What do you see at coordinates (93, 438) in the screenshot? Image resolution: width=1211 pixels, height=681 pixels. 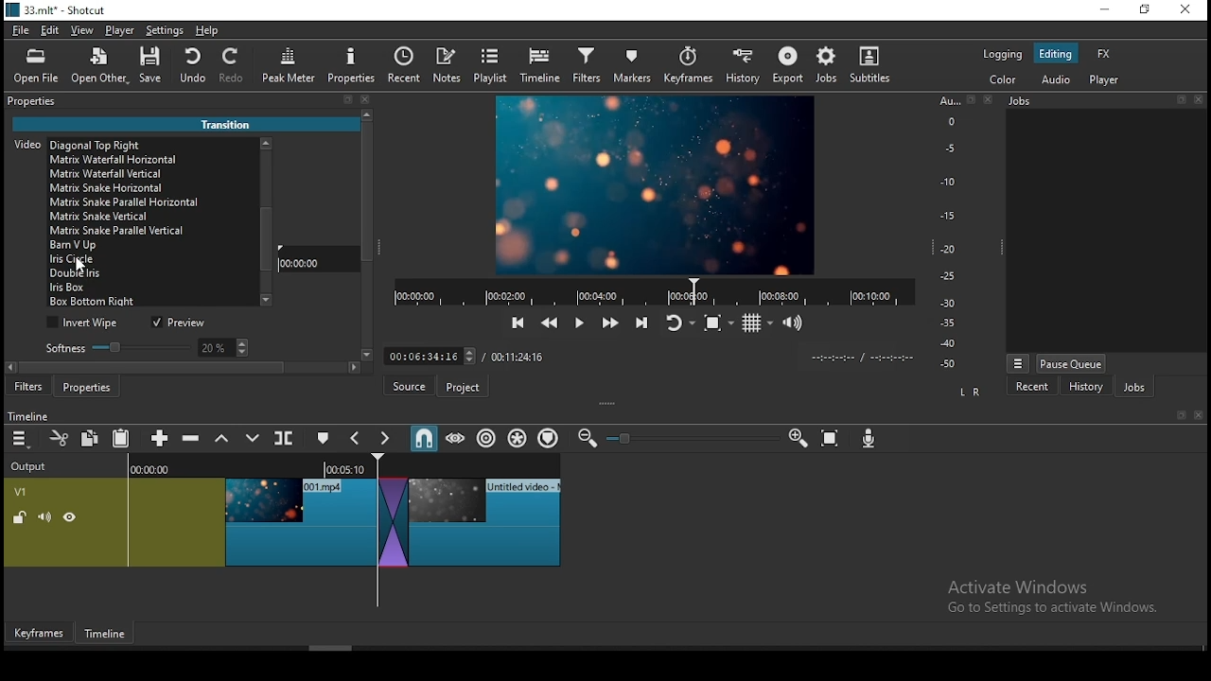 I see `copy` at bounding box center [93, 438].